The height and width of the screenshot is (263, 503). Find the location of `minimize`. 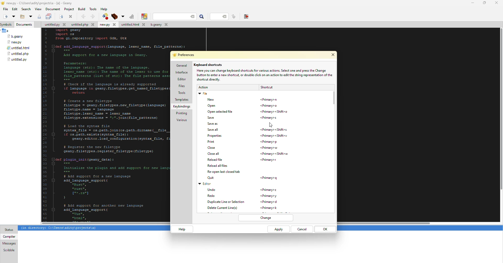

minimize is located at coordinates (472, 3).